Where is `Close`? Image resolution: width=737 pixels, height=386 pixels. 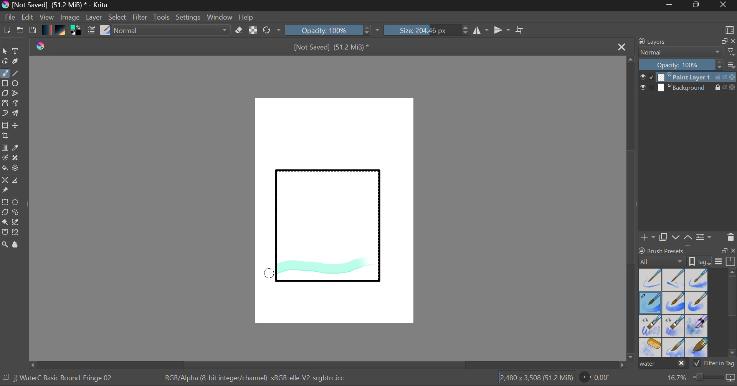 Close is located at coordinates (724, 5).